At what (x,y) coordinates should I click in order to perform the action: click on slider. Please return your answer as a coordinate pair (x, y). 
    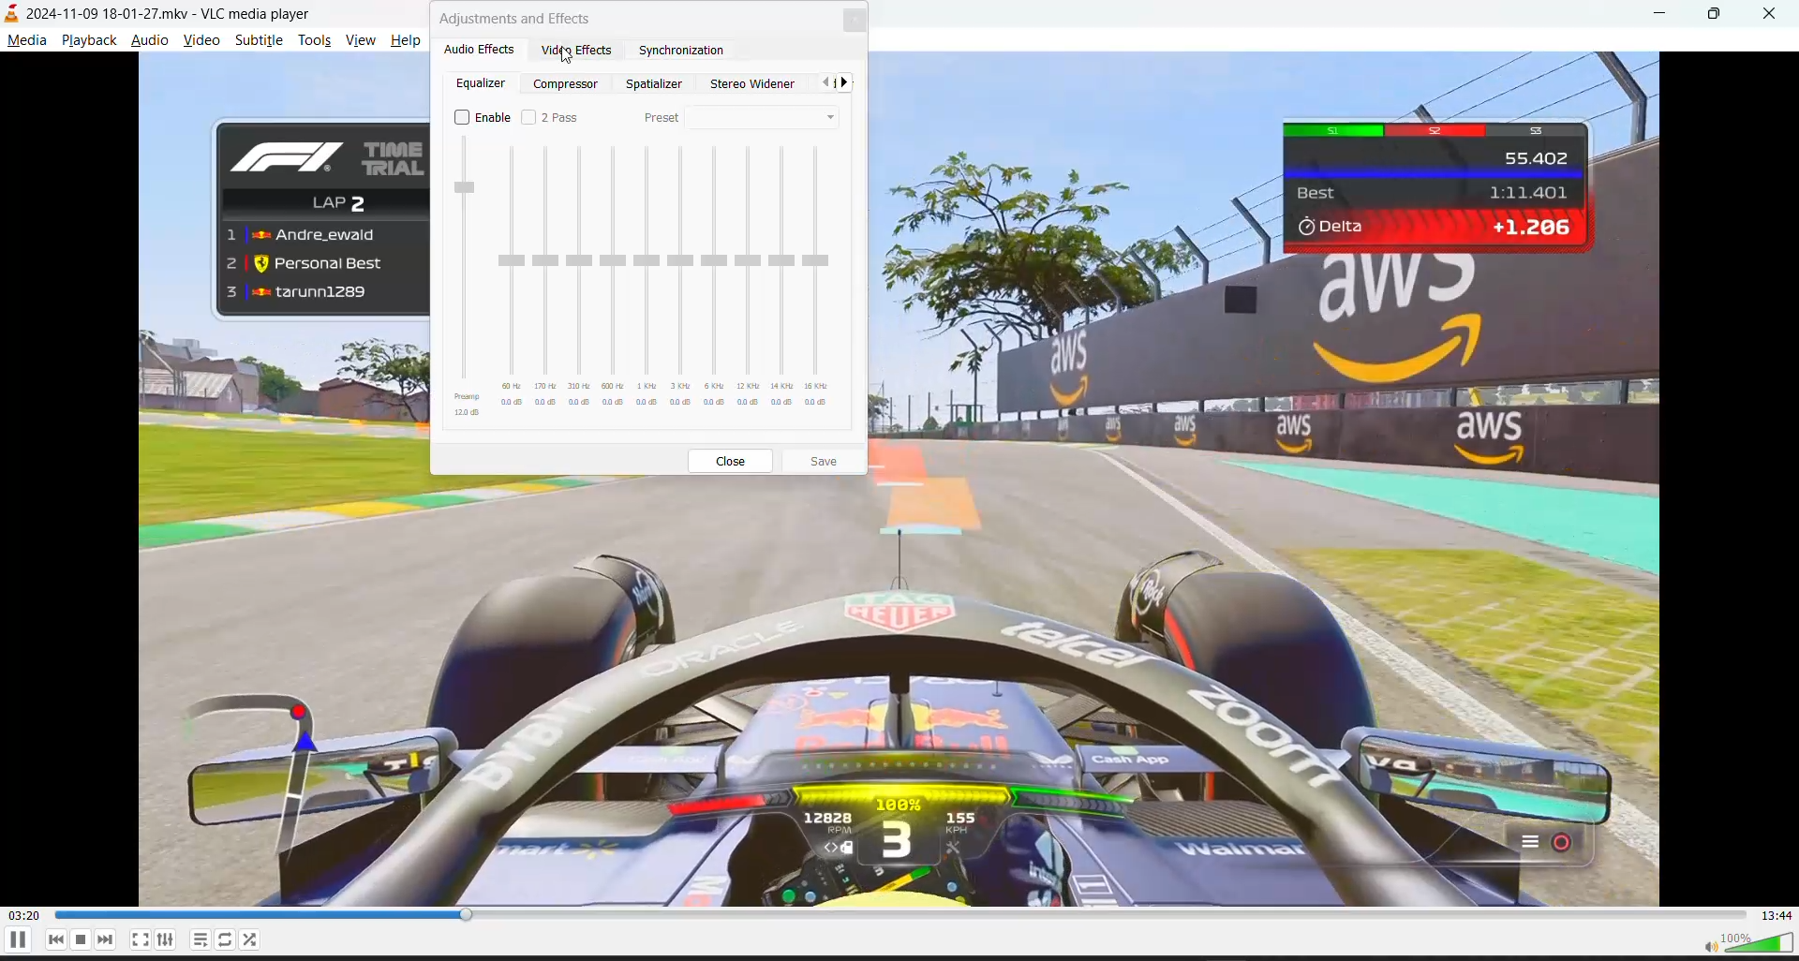
    Looking at the image, I should click on (782, 275).